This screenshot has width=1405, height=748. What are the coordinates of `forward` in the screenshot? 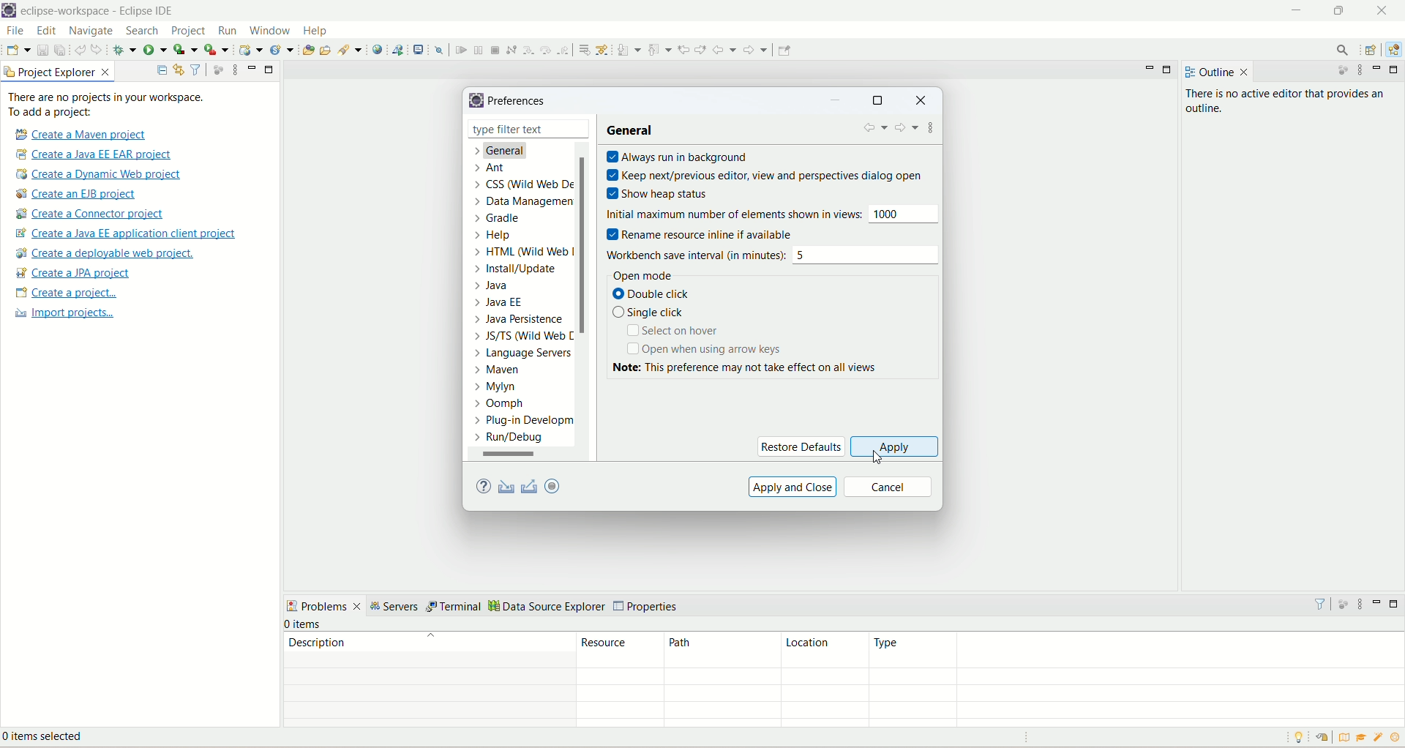 It's located at (757, 50).